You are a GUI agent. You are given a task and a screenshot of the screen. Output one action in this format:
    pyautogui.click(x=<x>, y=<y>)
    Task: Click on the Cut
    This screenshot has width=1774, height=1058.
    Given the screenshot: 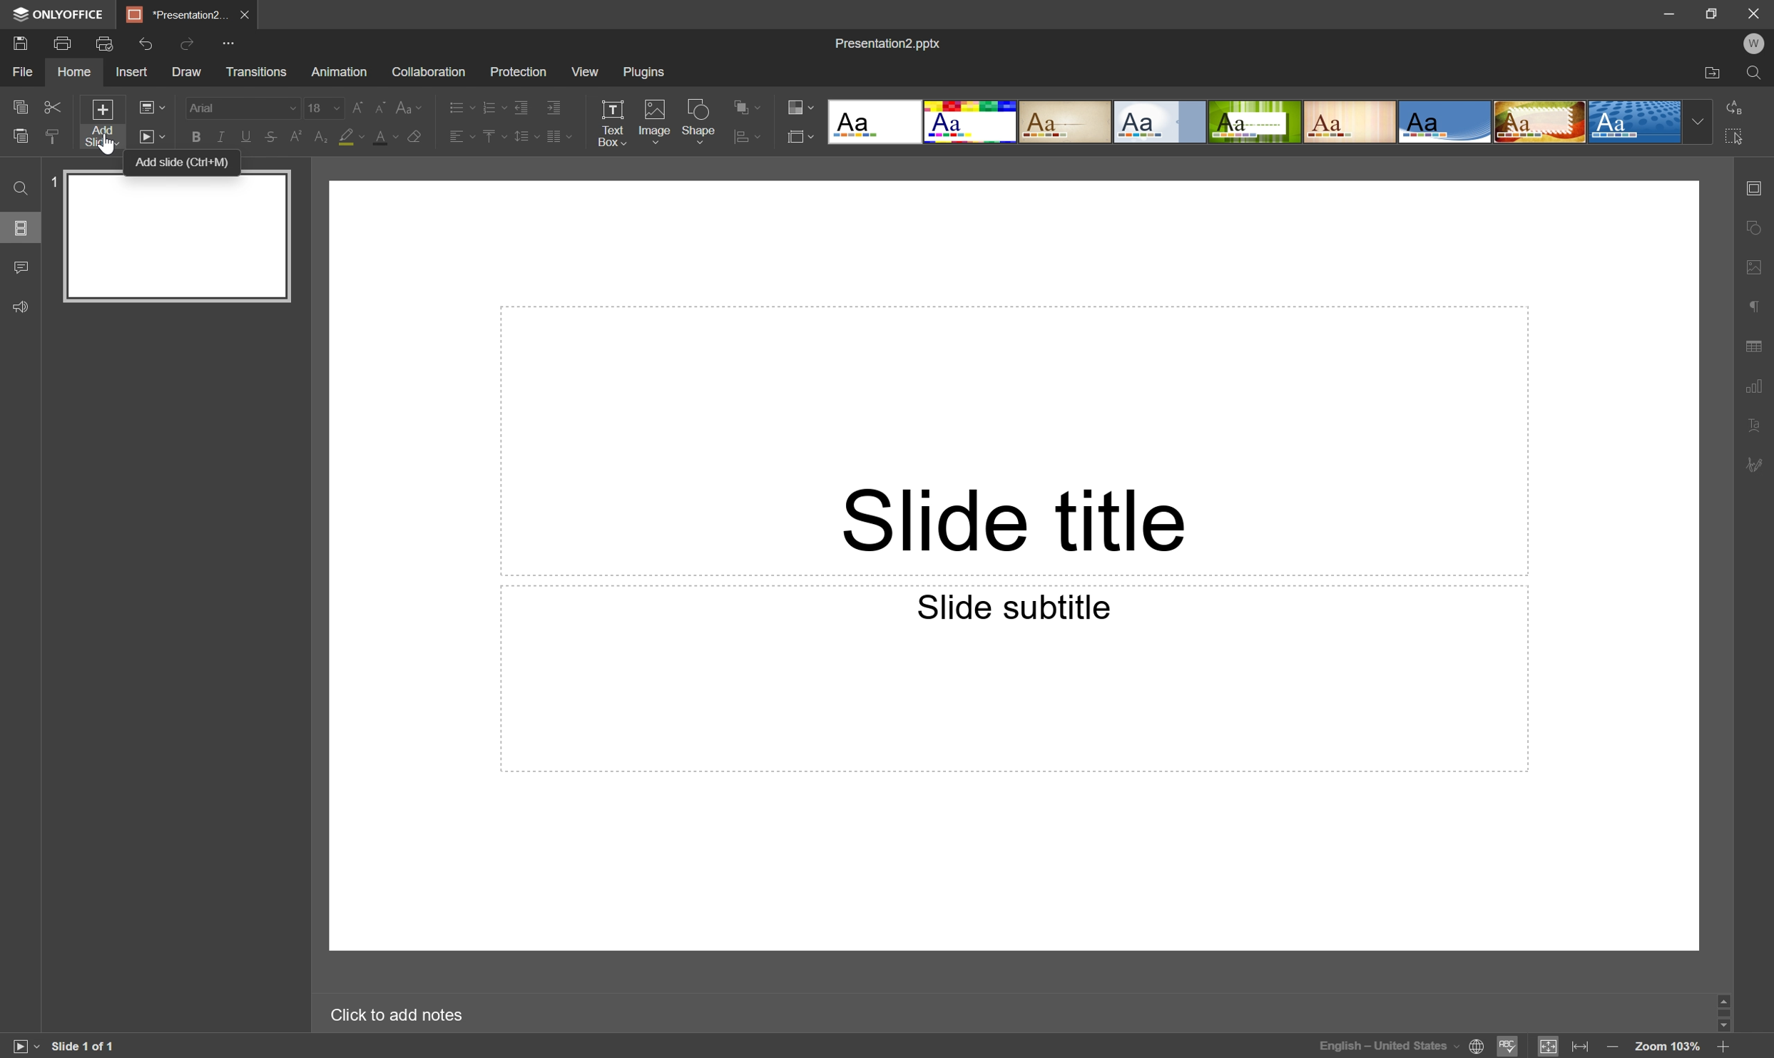 What is the action you would take?
    pyautogui.click(x=53, y=108)
    